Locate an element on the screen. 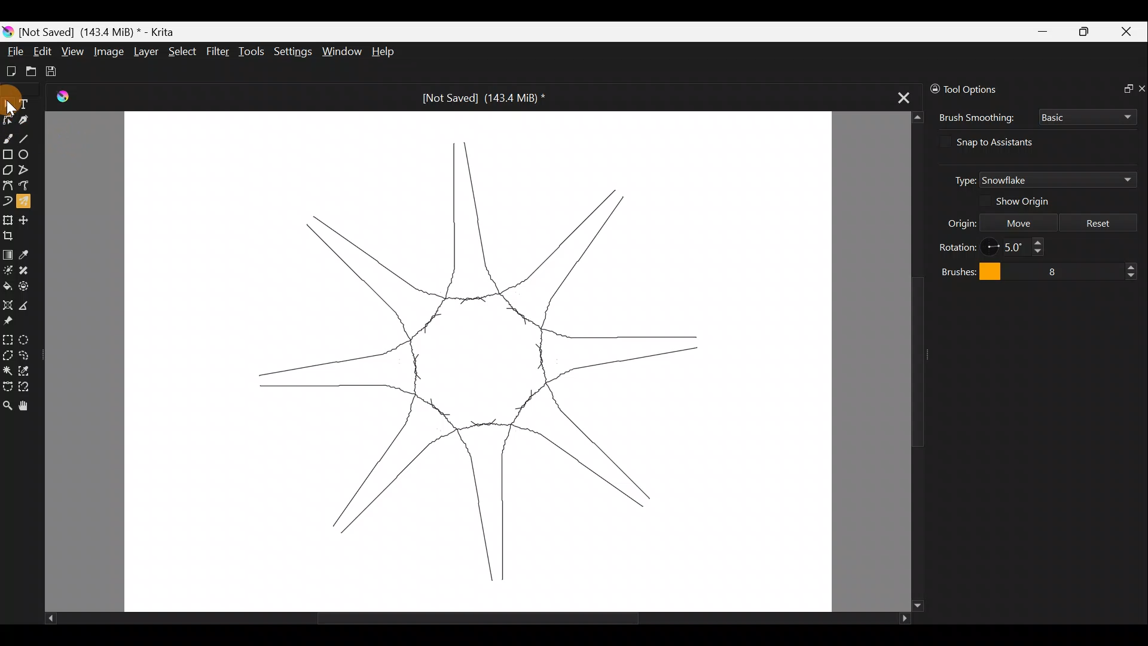  8 is located at coordinates (1080, 269).